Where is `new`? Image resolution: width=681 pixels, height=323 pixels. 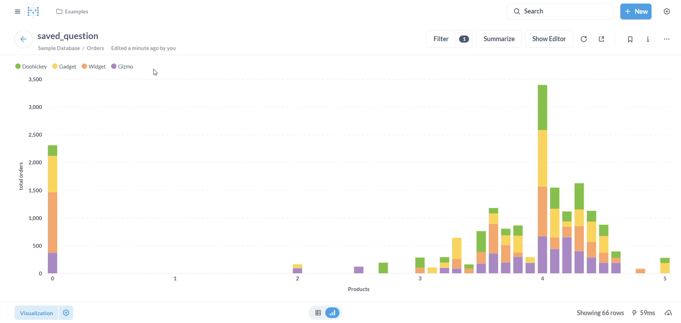 new is located at coordinates (635, 11).